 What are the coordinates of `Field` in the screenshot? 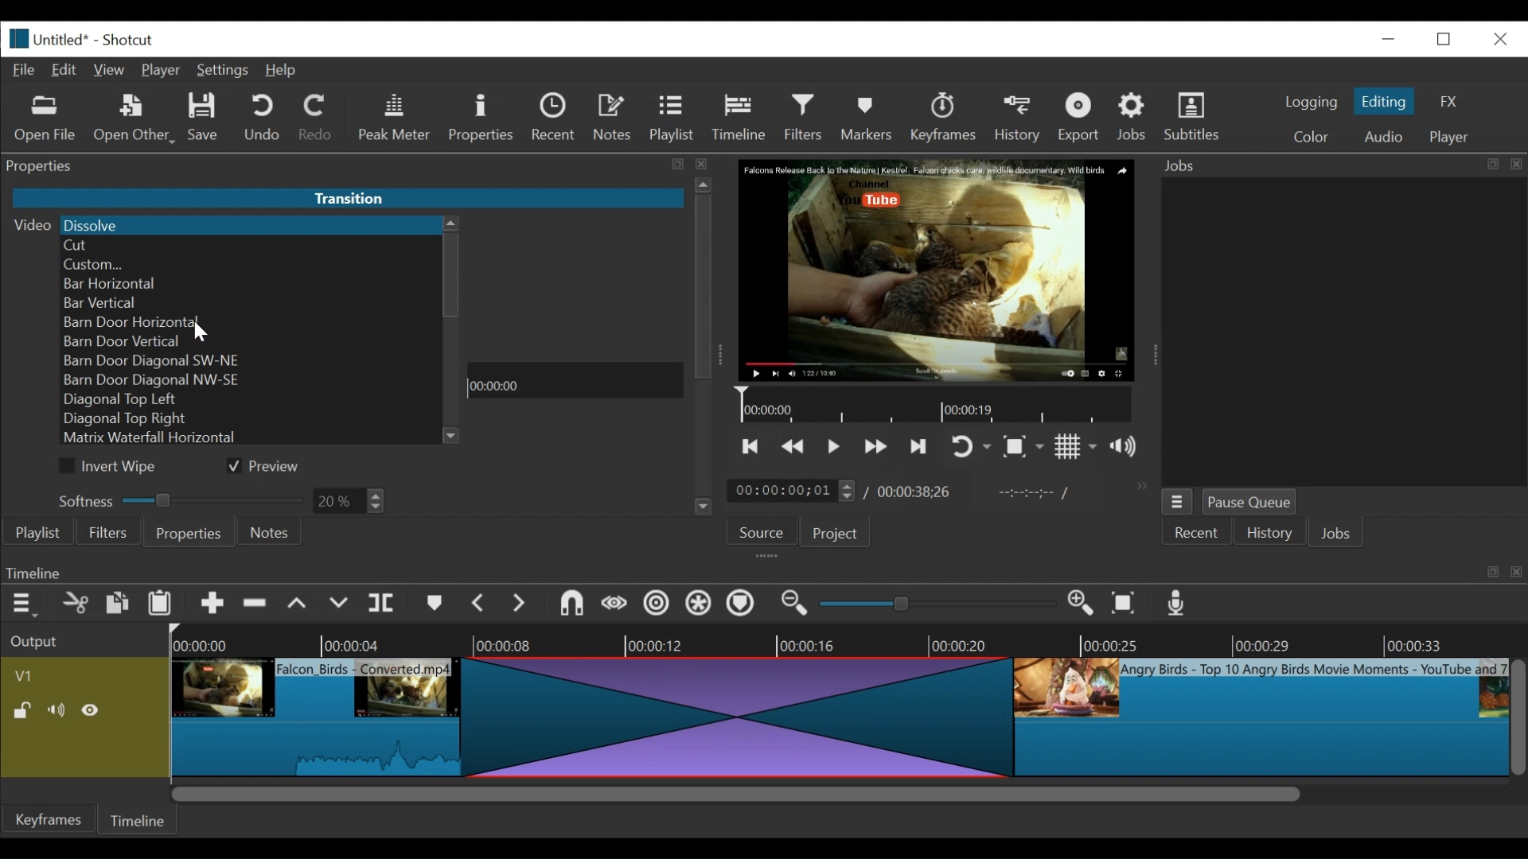 It's located at (349, 502).